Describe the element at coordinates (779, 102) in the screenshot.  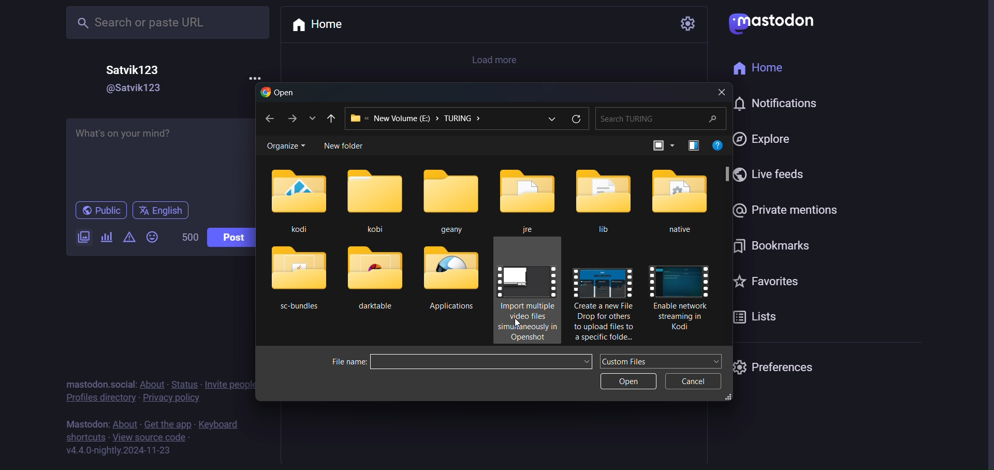
I see `notification` at that location.